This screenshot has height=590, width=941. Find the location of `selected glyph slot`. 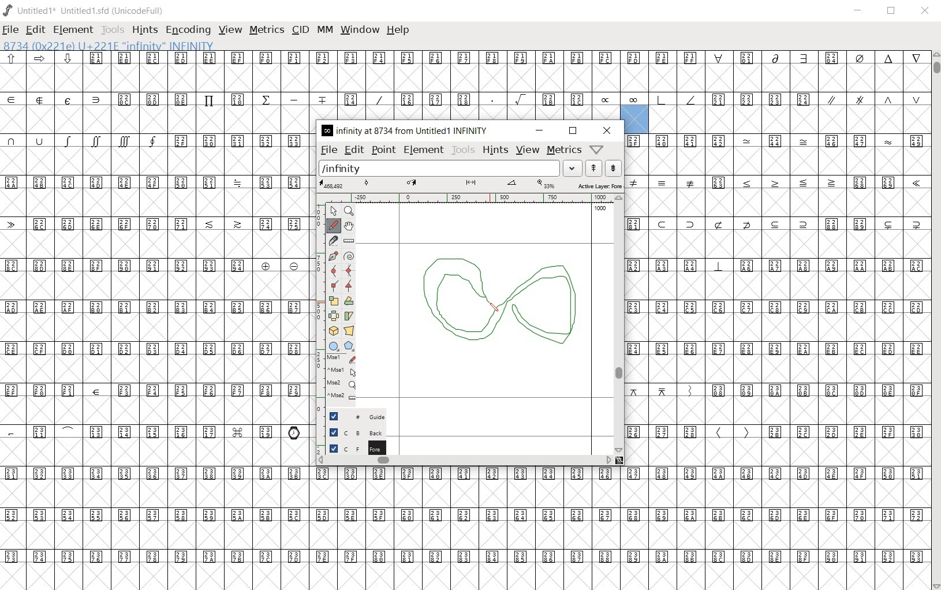

selected glyph slot is located at coordinates (635, 119).